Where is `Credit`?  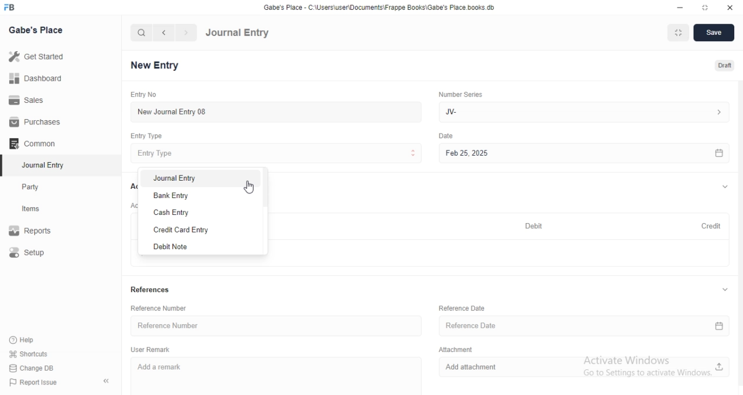 Credit is located at coordinates (706, 226).